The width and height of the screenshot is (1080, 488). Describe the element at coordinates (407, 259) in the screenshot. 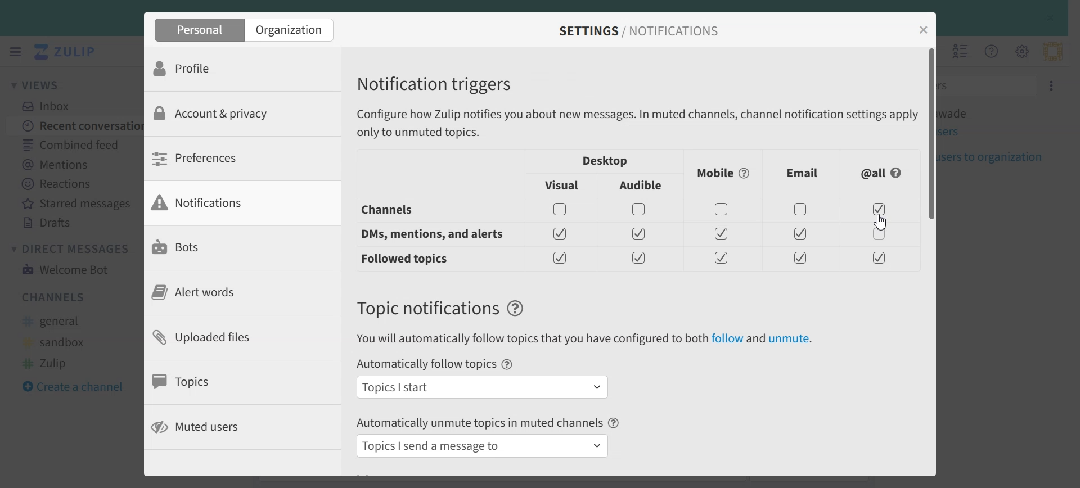

I see `Followed topis` at that location.